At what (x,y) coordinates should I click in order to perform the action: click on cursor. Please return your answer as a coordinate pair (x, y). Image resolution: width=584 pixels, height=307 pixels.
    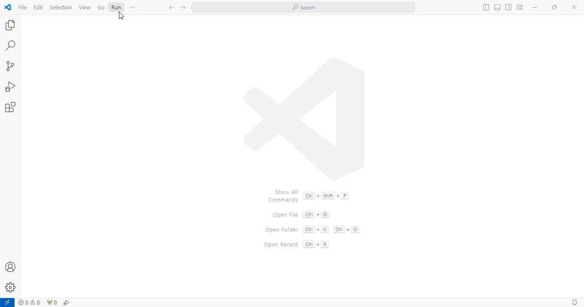
    Looking at the image, I should click on (121, 16).